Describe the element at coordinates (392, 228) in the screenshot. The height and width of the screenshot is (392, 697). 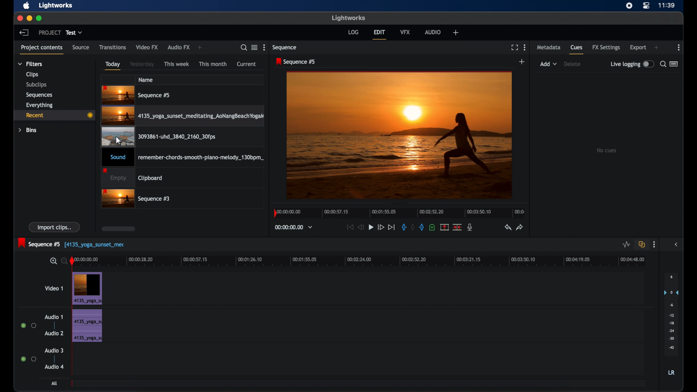
I see `jump to end` at that location.